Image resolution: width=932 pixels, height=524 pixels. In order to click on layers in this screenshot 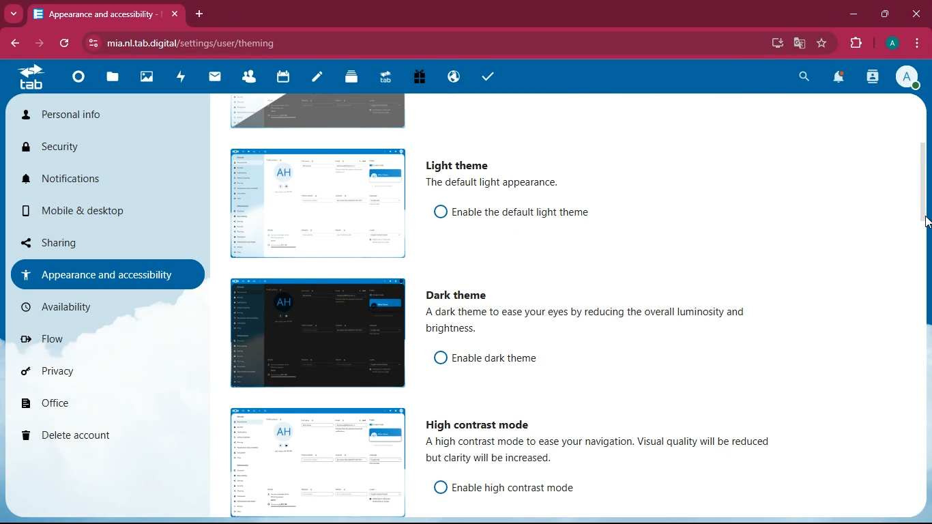, I will do `click(349, 78)`.